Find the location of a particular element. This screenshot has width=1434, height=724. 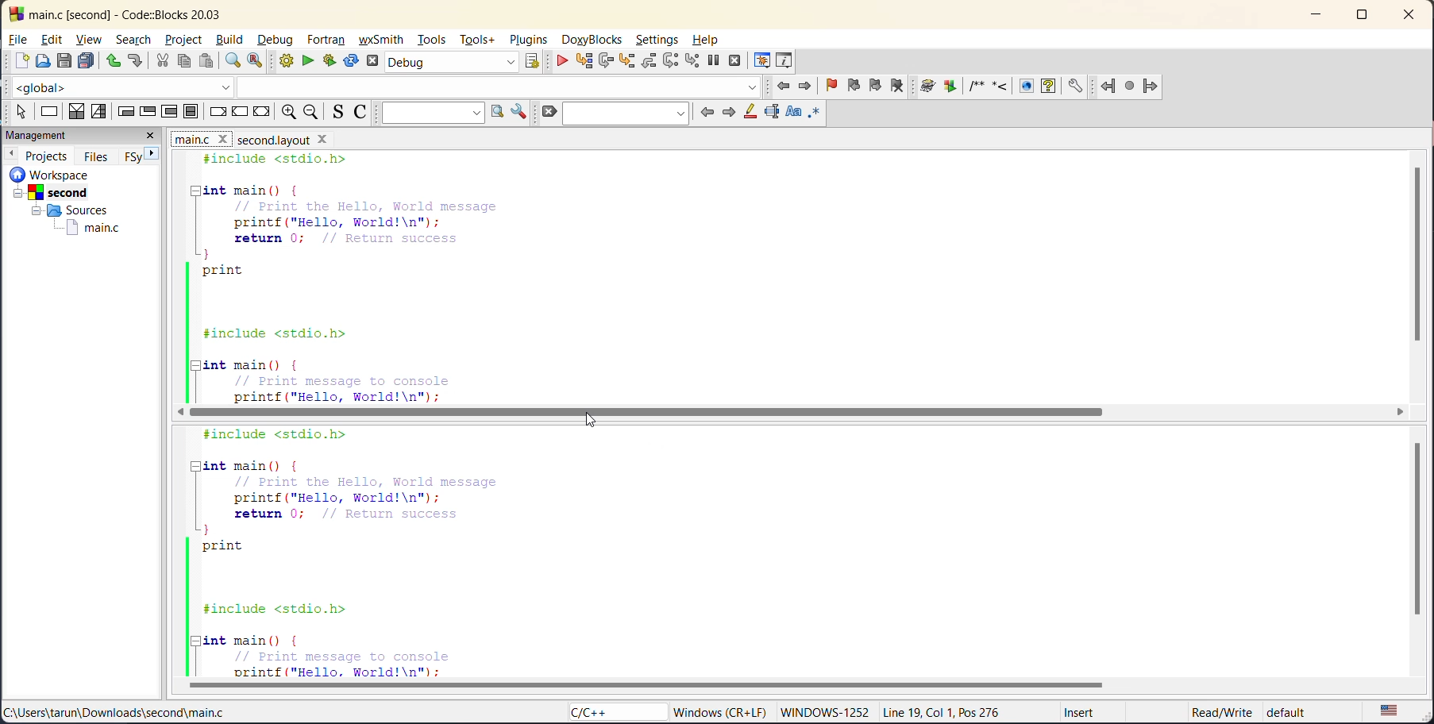

management is located at coordinates (37, 136).